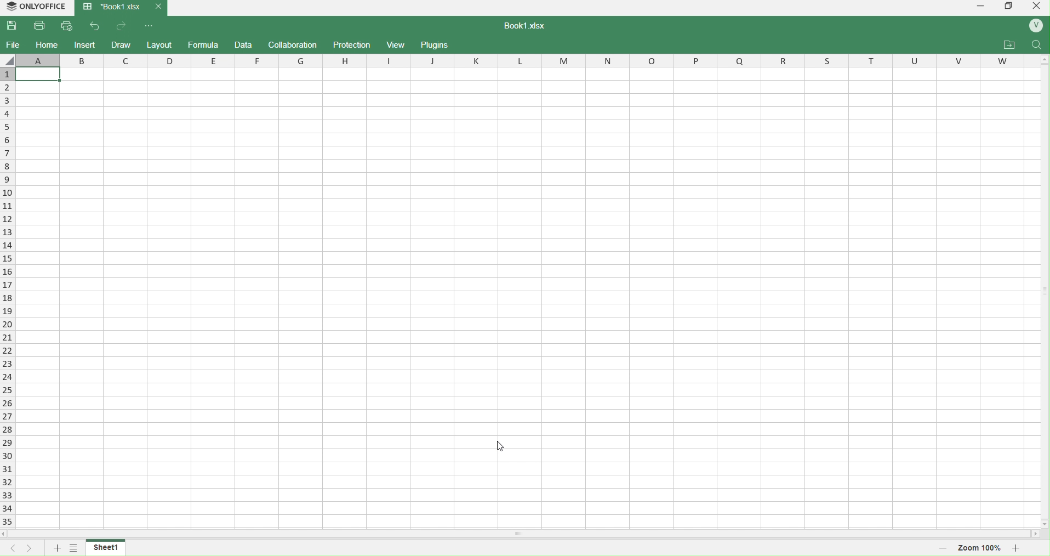  What do you see at coordinates (123, 26) in the screenshot?
I see `forward` at bounding box center [123, 26].